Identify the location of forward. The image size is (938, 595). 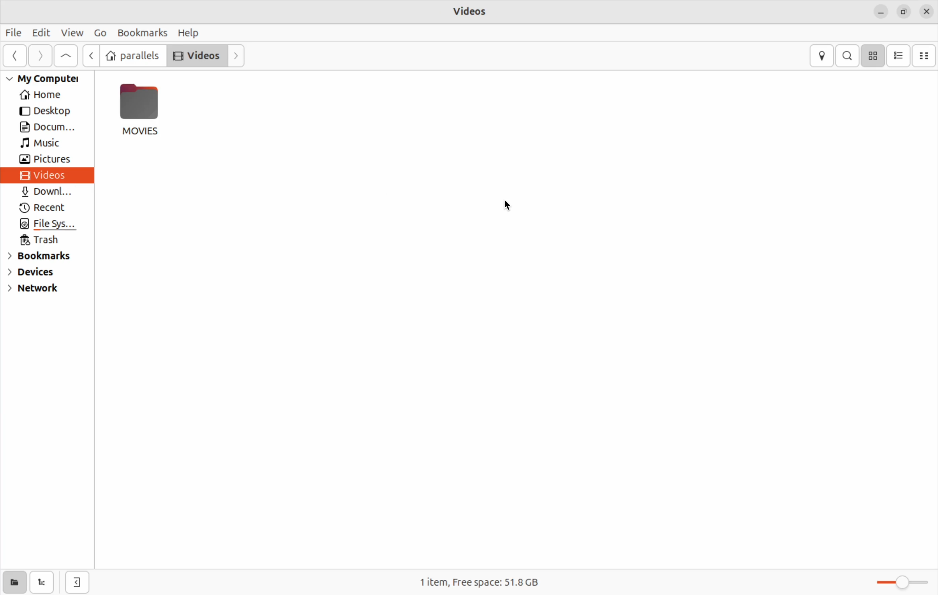
(238, 56).